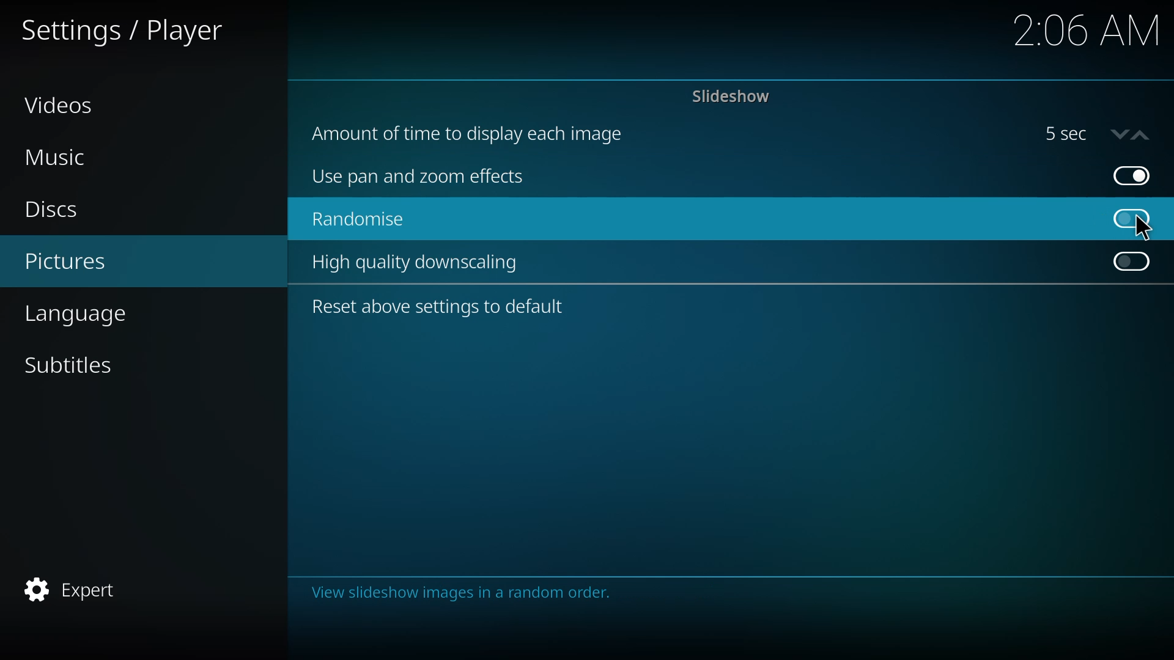  What do you see at coordinates (440, 306) in the screenshot?
I see `reset above settings to default` at bounding box center [440, 306].